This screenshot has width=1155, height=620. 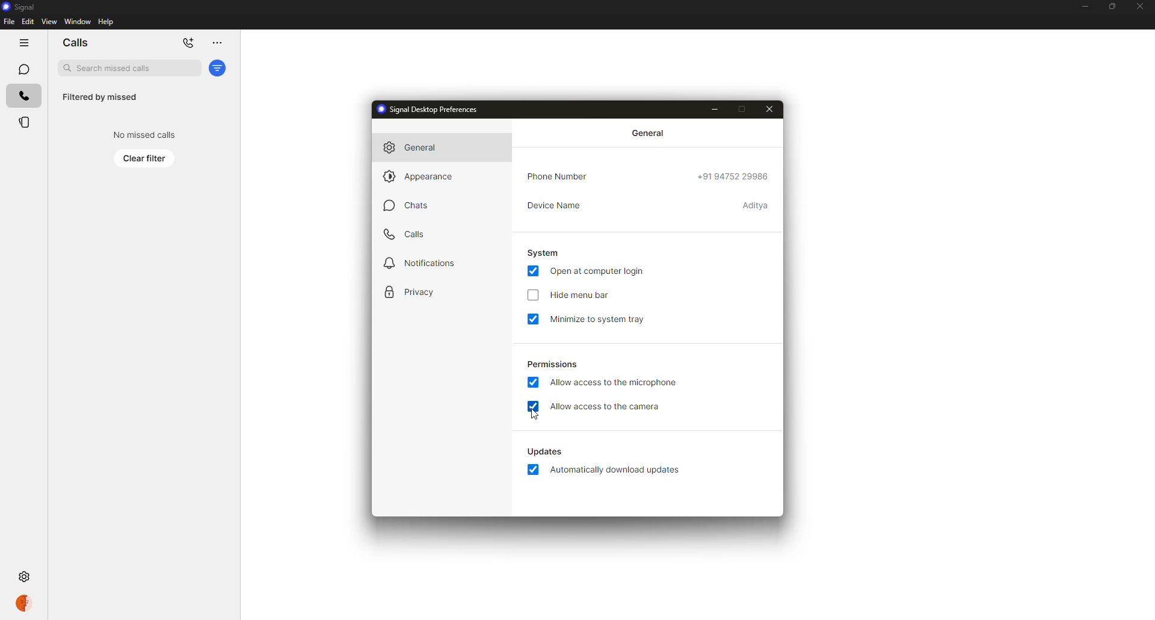 What do you see at coordinates (553, 365) in the screenshot?
I see `permissions` at bounding box center [553, 365].